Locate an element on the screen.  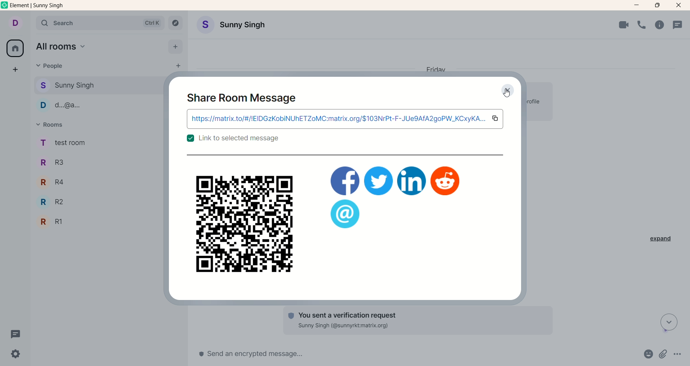
Close is located at coordinates (509, 88).